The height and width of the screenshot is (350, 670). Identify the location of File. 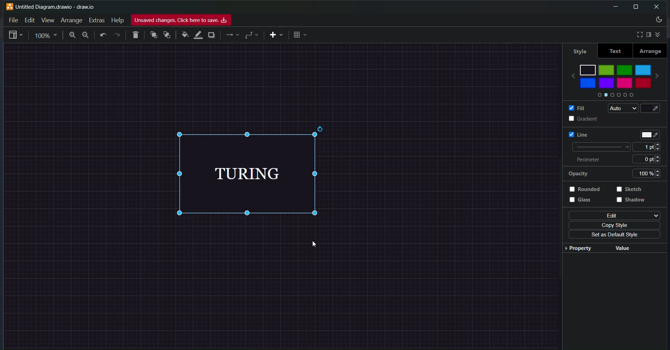
(13, 19).